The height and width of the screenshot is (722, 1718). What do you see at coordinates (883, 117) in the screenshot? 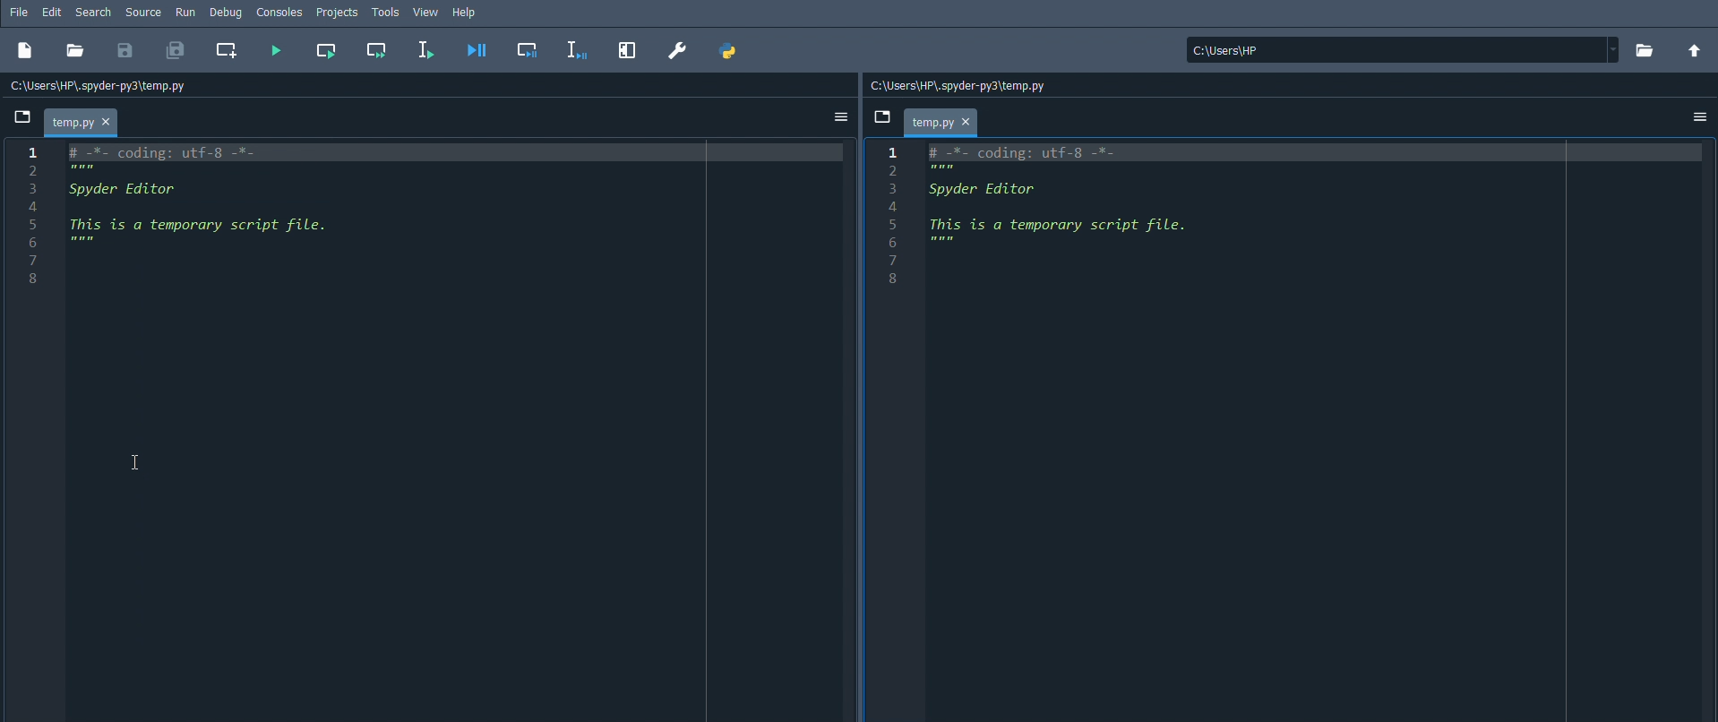
I see `Browse tabs` at bounding box center [883, 117].